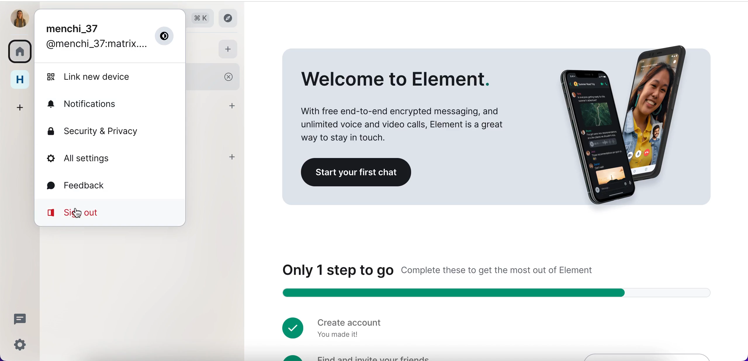 This screenshot has width=748, height=361. Describe the element at coordinates (96, 104) in the screenshot. I see `notifications` at that location.